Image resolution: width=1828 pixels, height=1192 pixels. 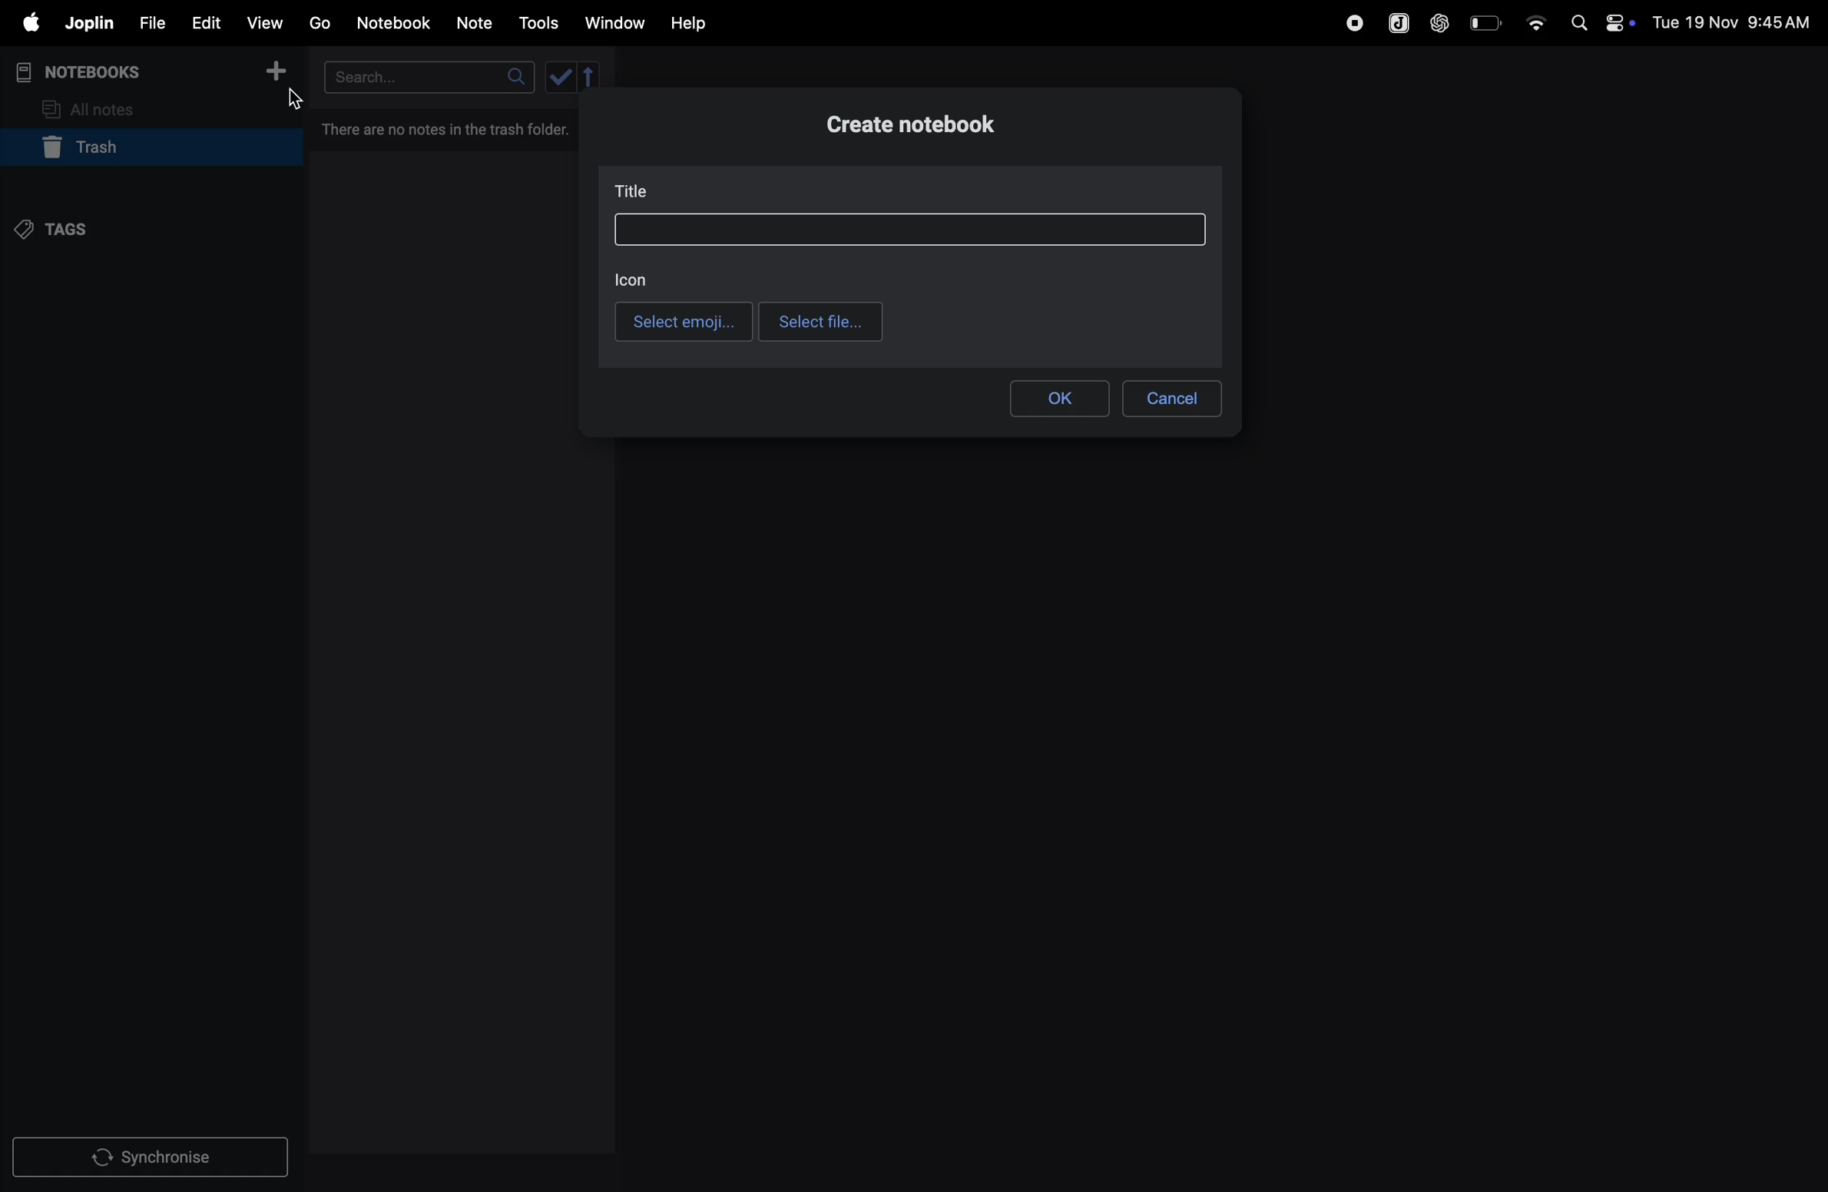 What do you see at coordinates (62, 228) in the screenshot?
I see `tags` at bounding box center [62, 228].